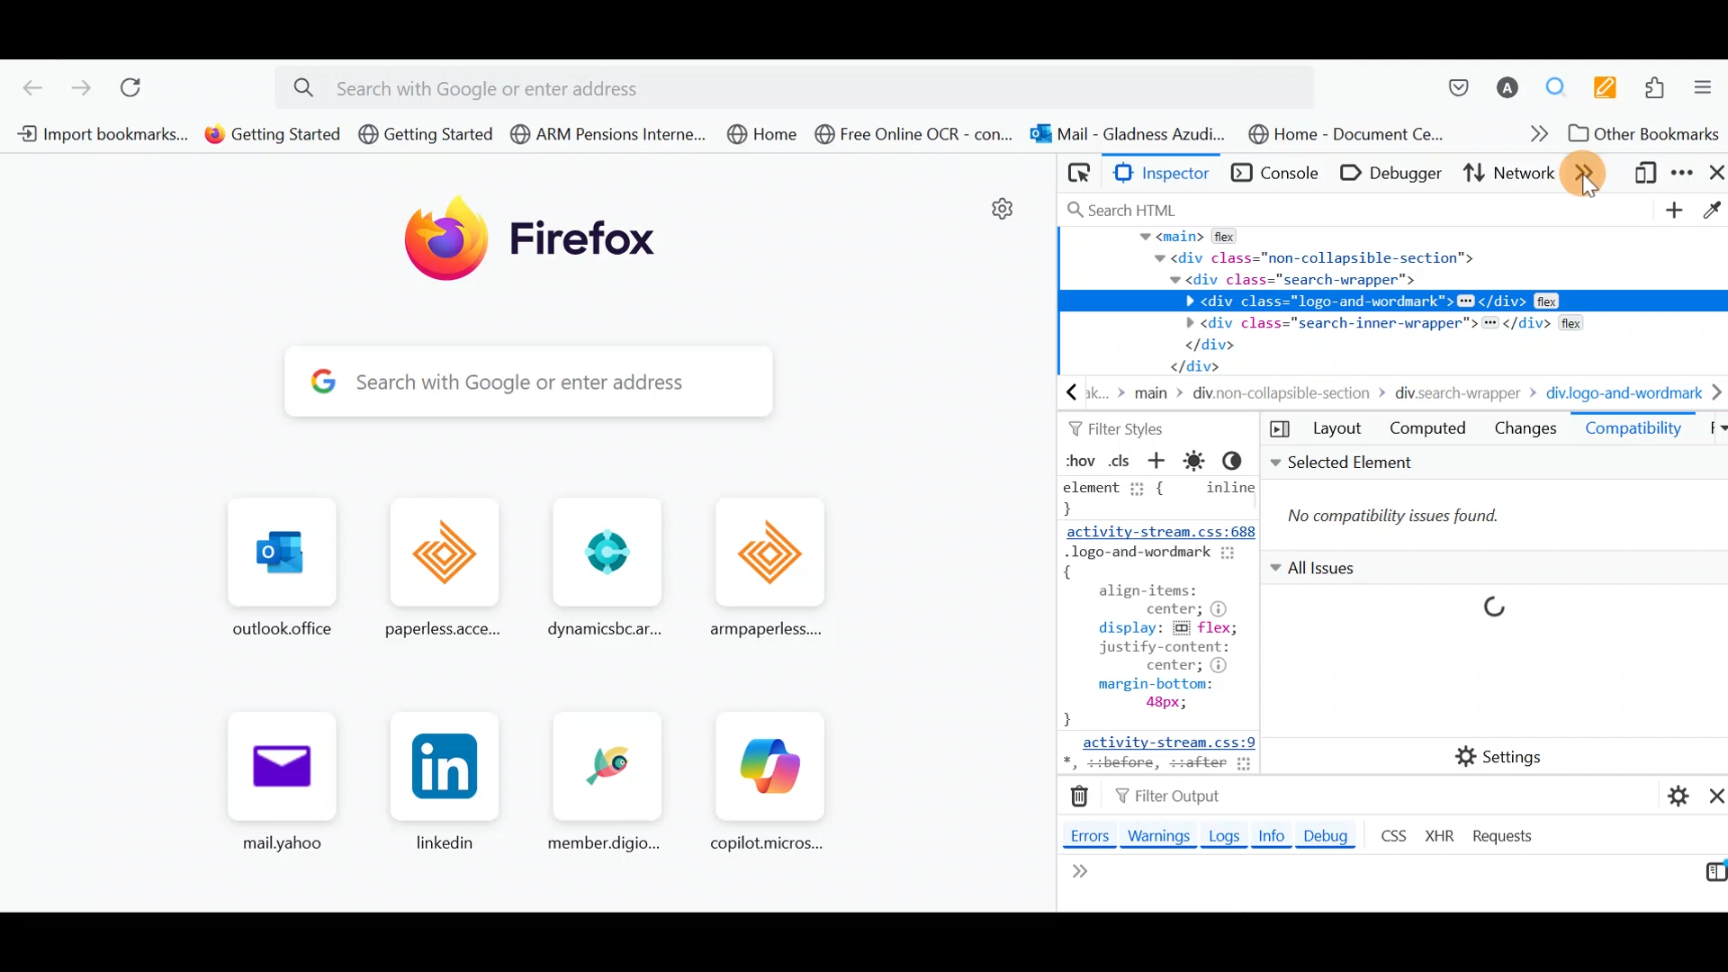 The height and width of the screenshot is (972, 1728). Describe the element at coordinates (426, 134) in the screenshot. I see `Bookmark 3` at that location.